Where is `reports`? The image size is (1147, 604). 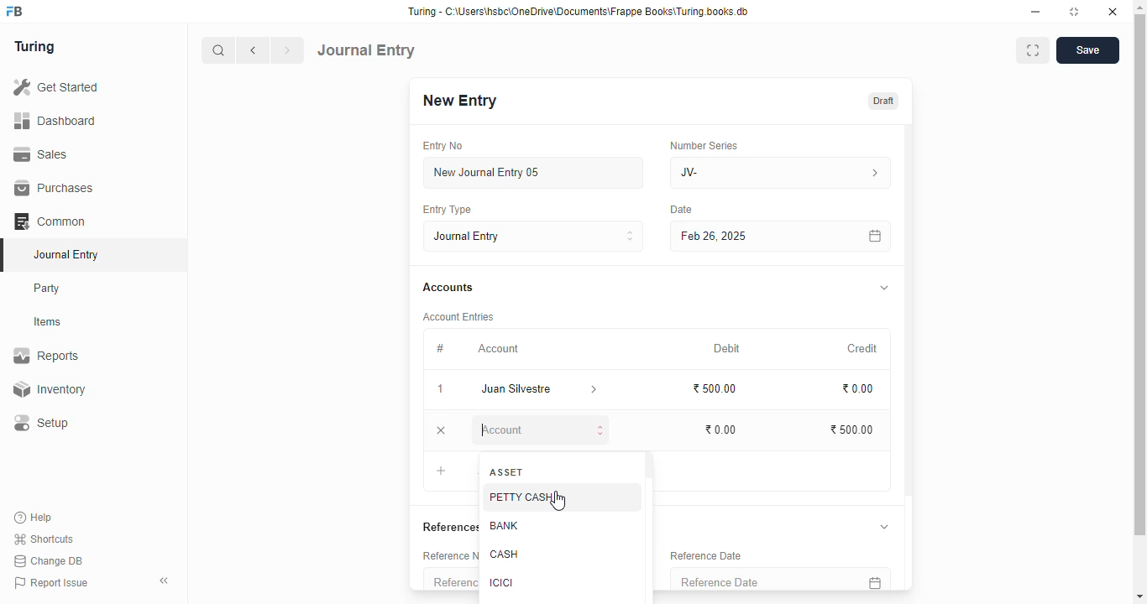
reports is located at coordinates (47, 356).